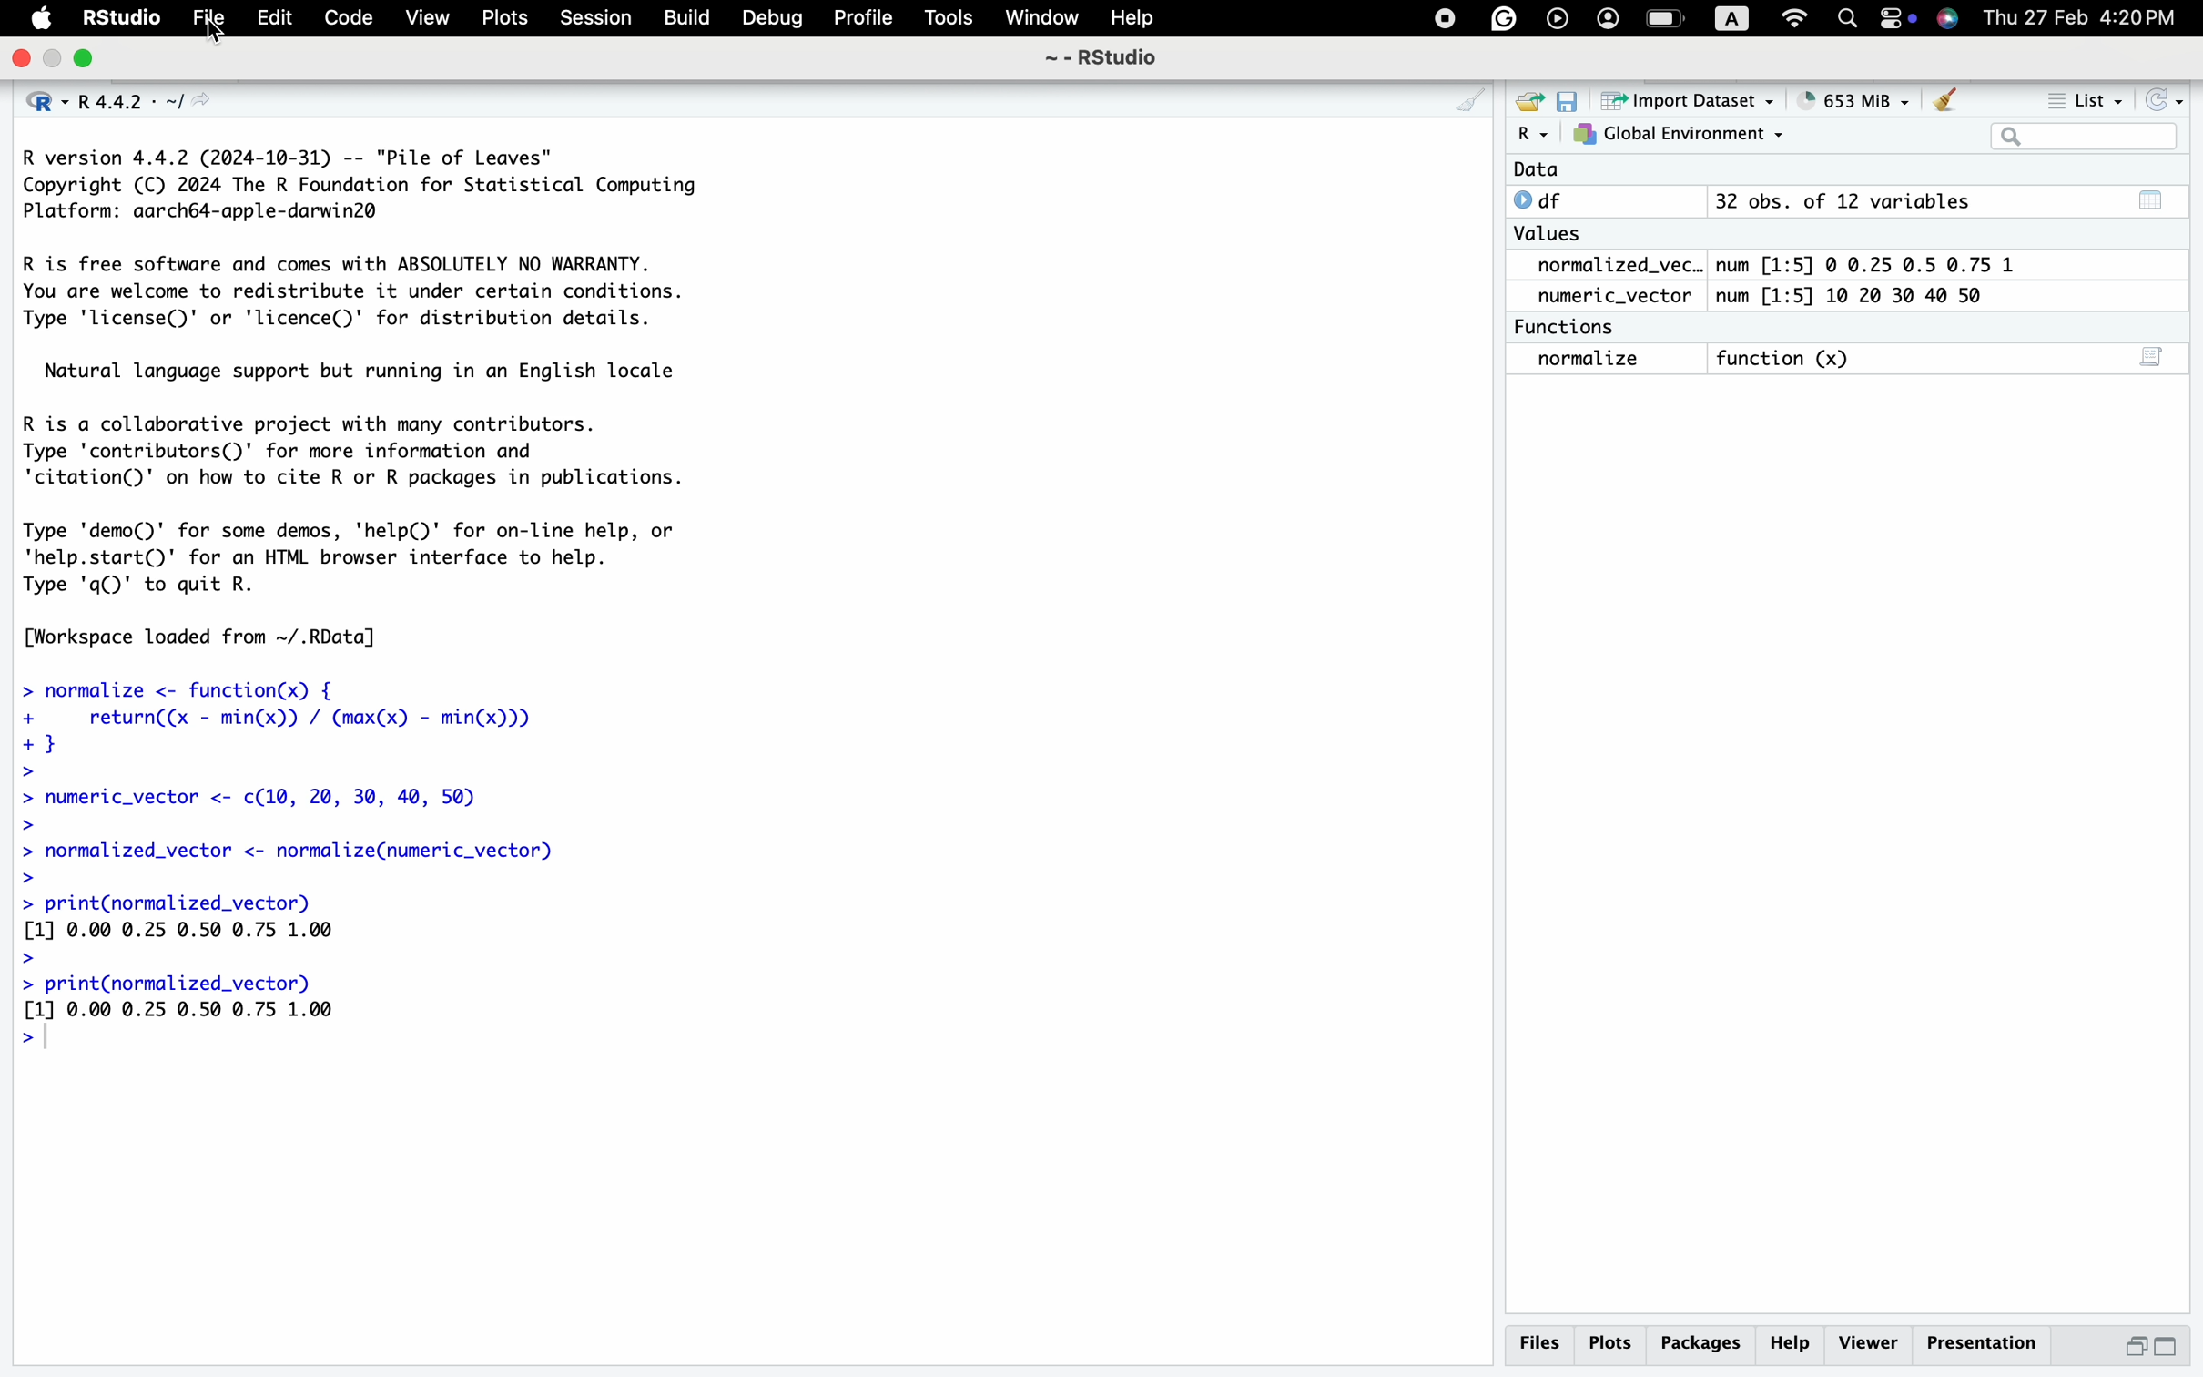  I want to click on Plots, so click(508, 18).